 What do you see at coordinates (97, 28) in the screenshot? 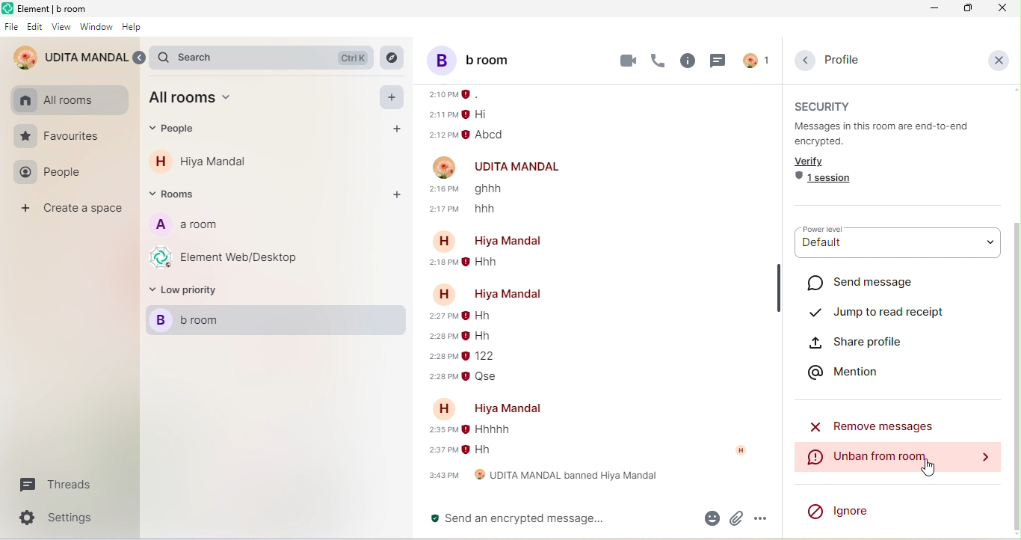
I see `window` at bounding box center [97, 28].